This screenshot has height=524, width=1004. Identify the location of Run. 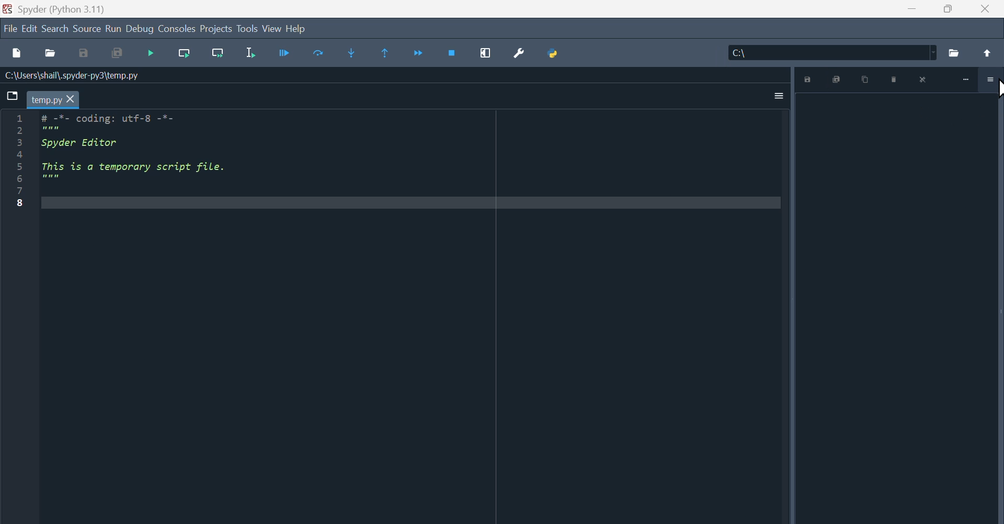
(115, 29).